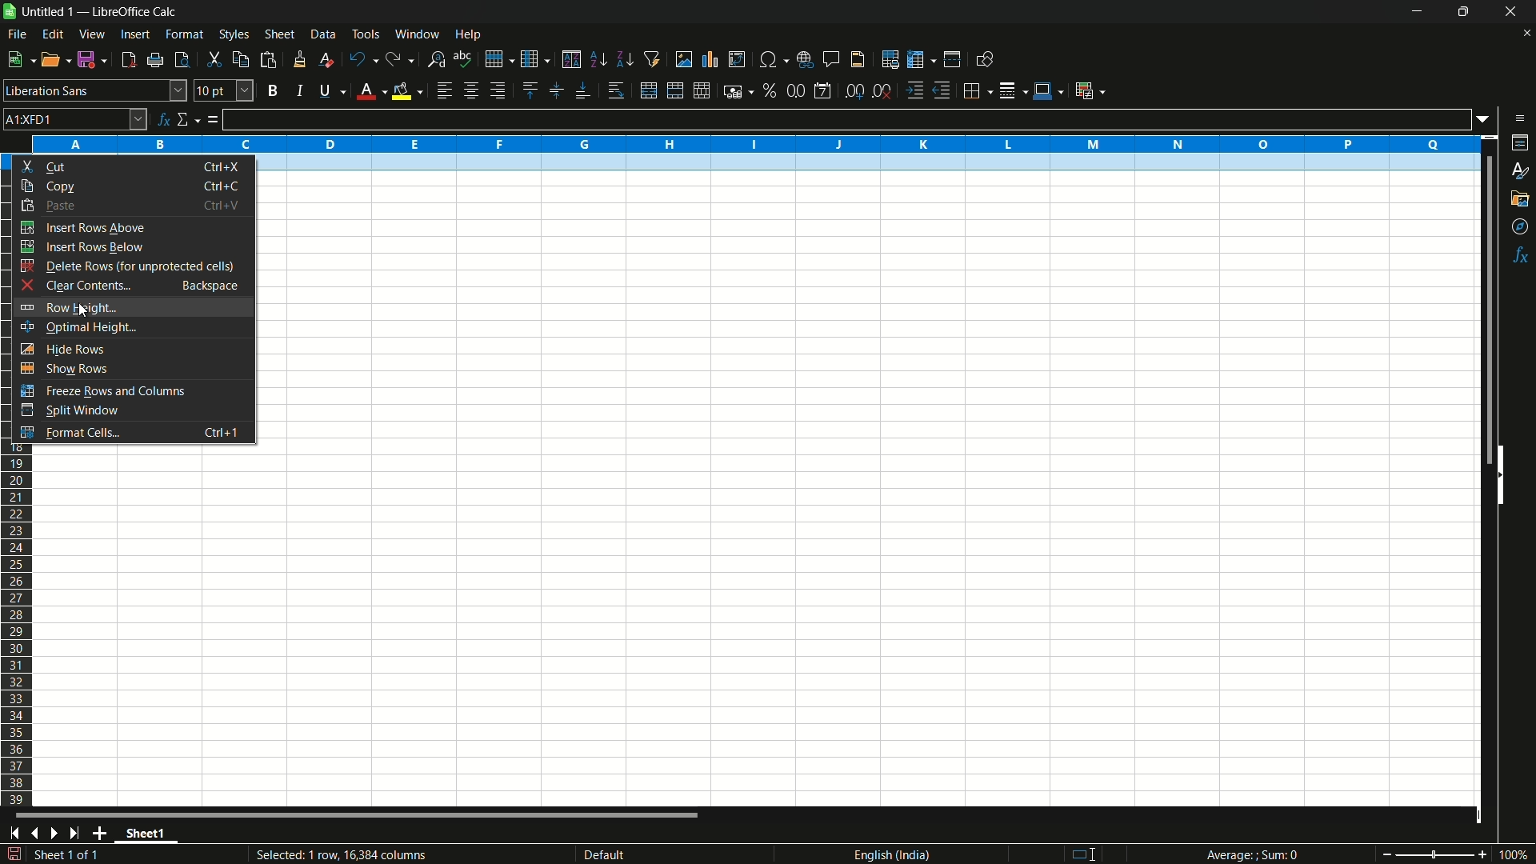 The width and height of the screenshot is (1536, 864). What do you see at coordinates (470, 35) in the screenshot?
I see `help menu` at bounding box center [470, 35].